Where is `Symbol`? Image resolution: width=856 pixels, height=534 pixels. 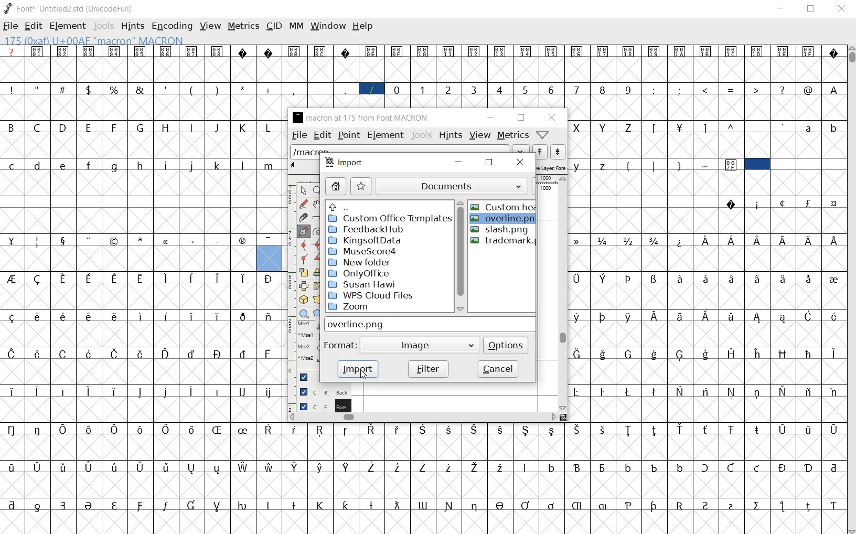
Symbol is located at coordinates (604, 52).